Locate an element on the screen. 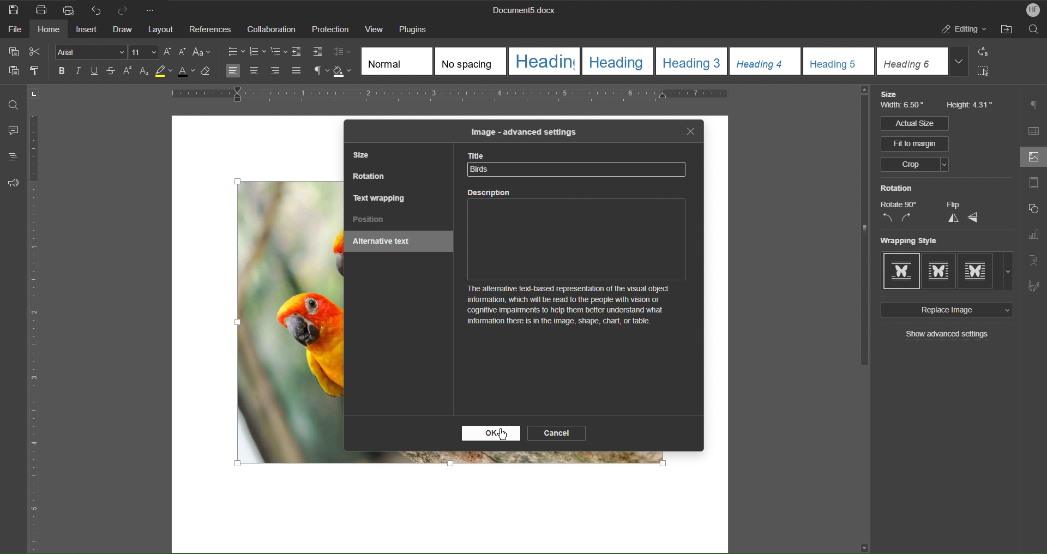  Editing is located at coordinates (965, 31).